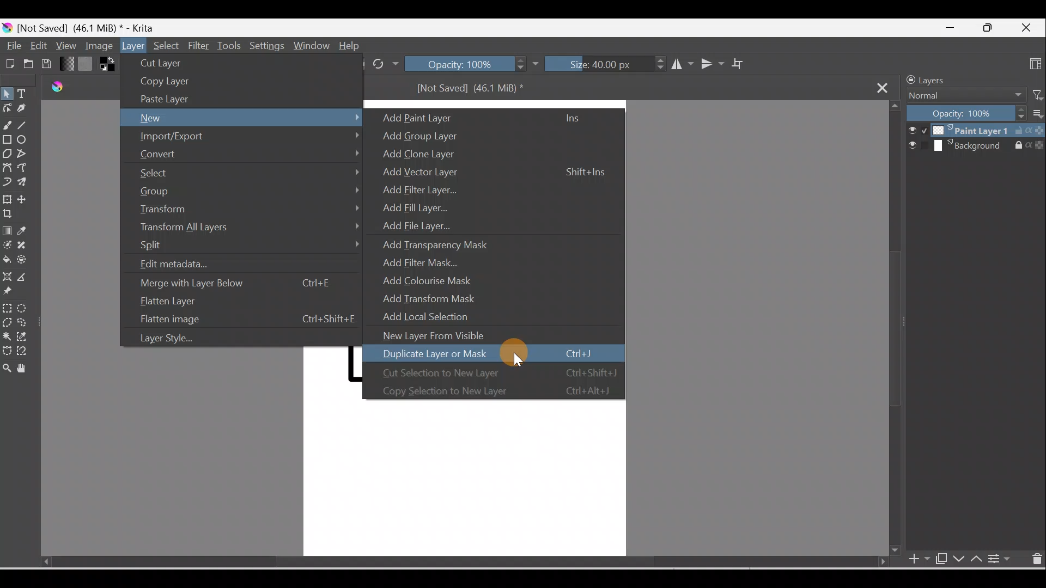  What do you see at coordinates (247, 208) in the screenshot?
I see `Transform` at bounding box center [247, 208].